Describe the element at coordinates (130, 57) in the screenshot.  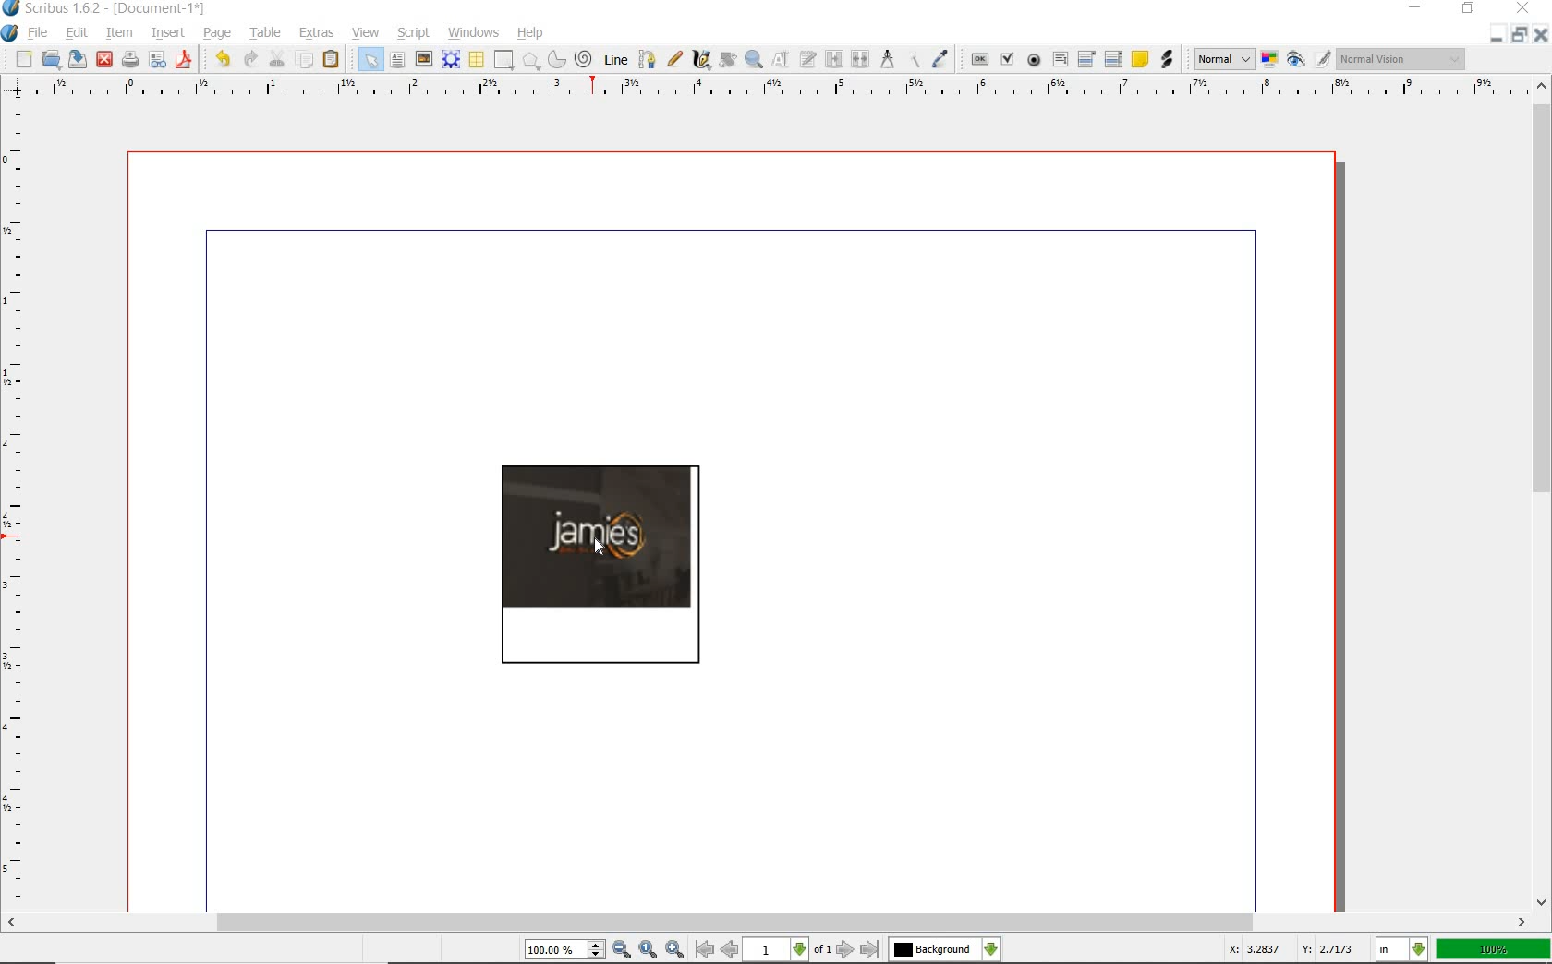
I see `save` at that location.